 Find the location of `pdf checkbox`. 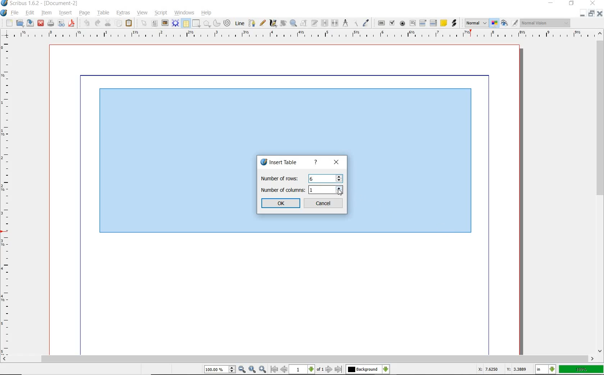

pdf checkbox is located at coordinates (391, 23).